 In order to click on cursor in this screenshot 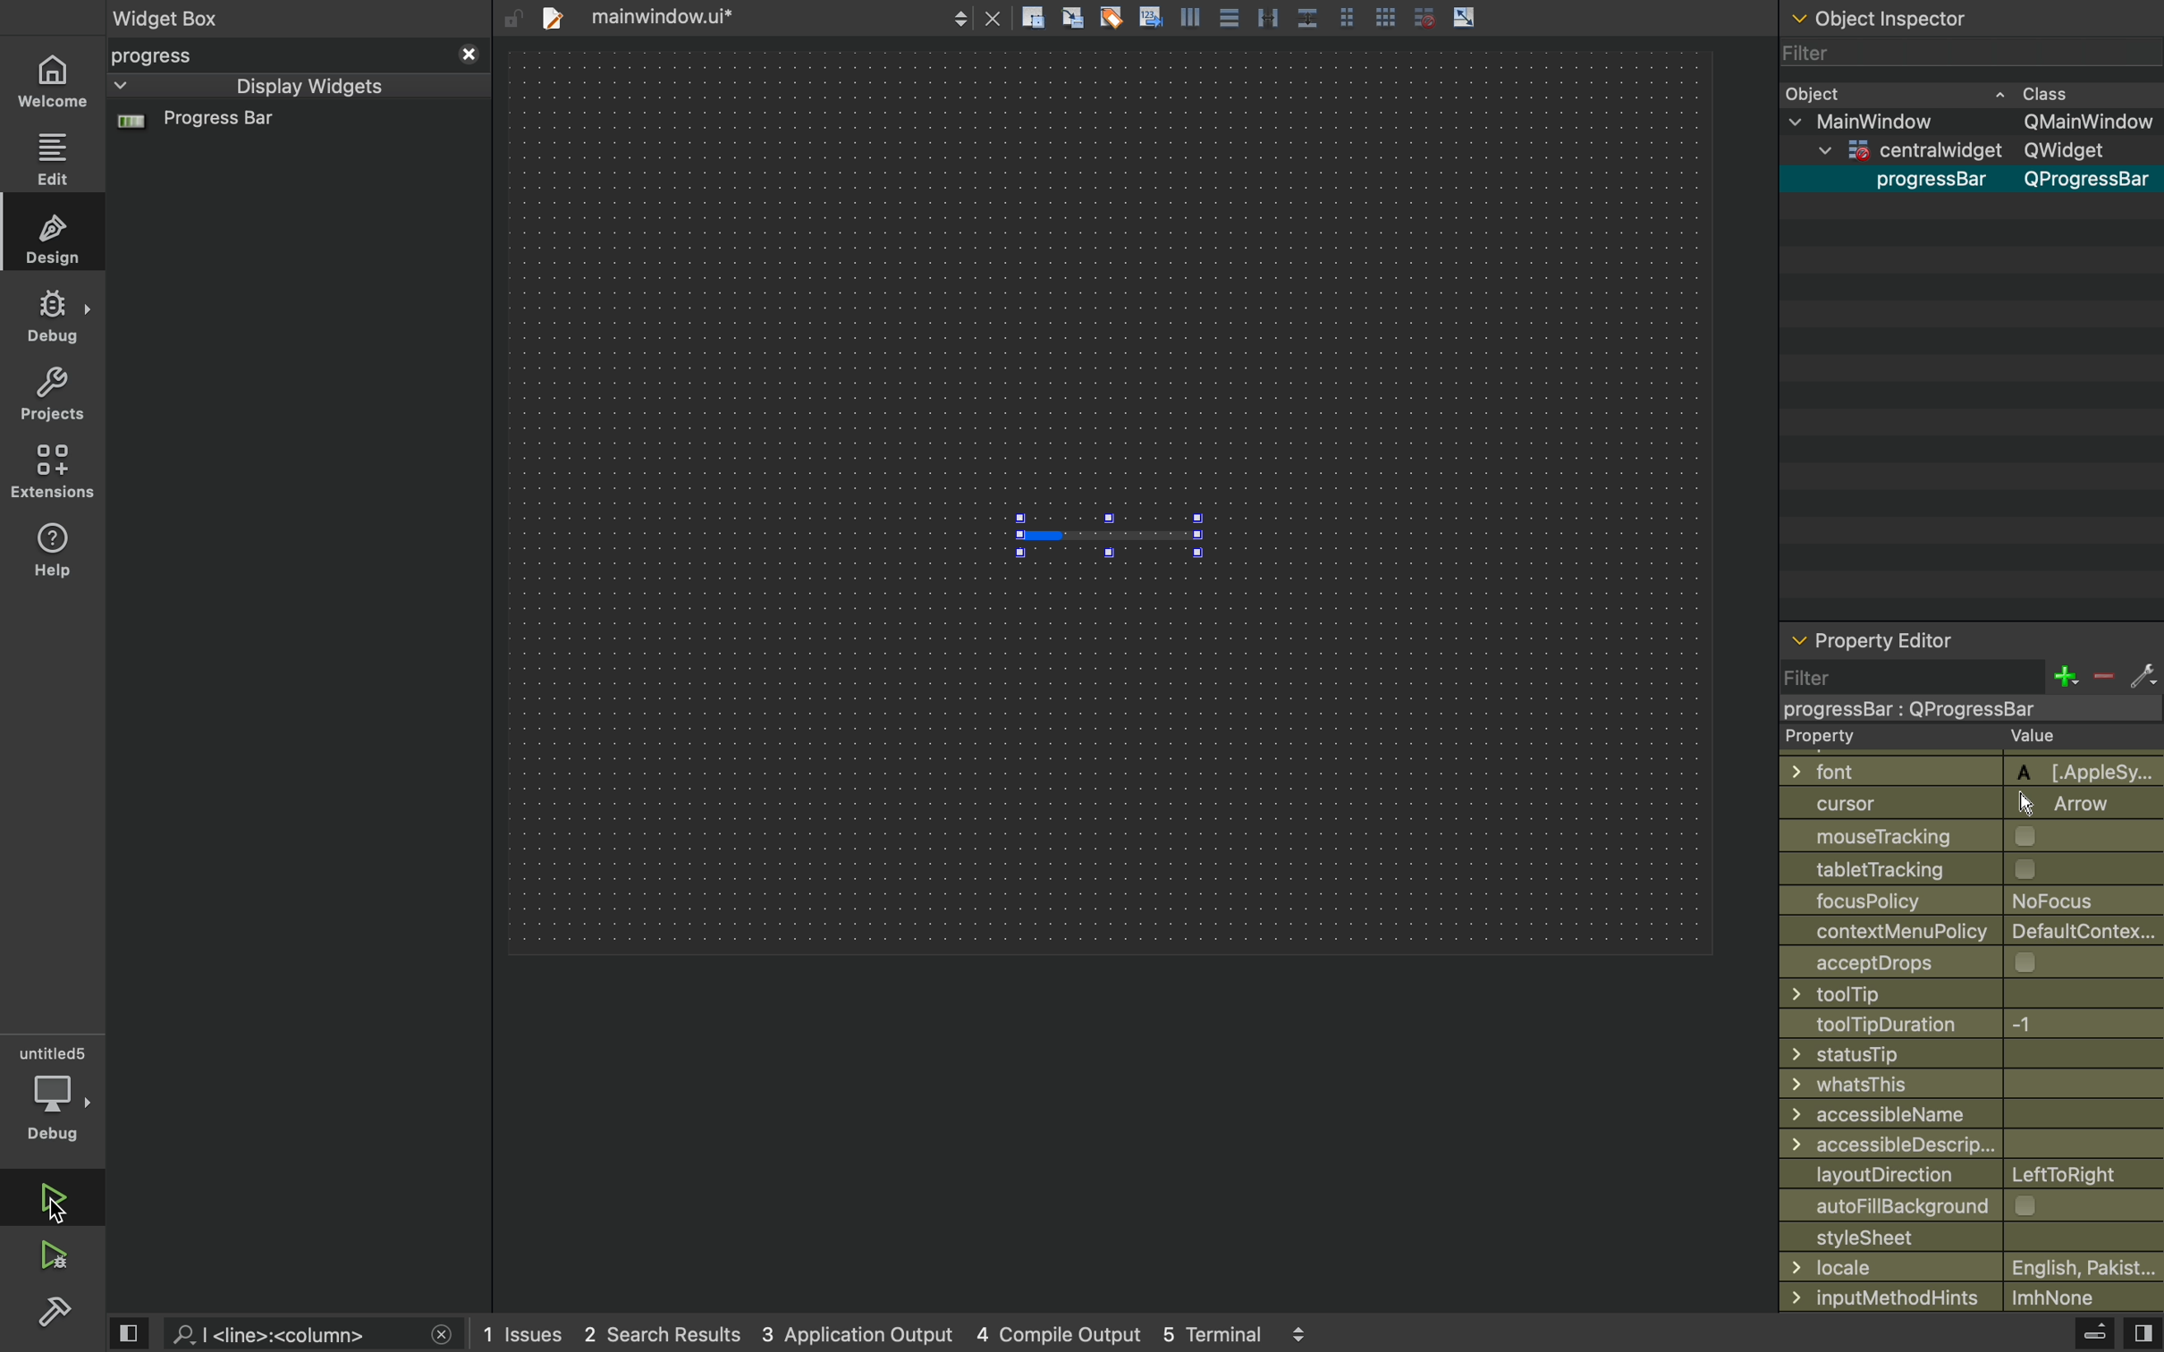, I will do `click(65, 1195)`.